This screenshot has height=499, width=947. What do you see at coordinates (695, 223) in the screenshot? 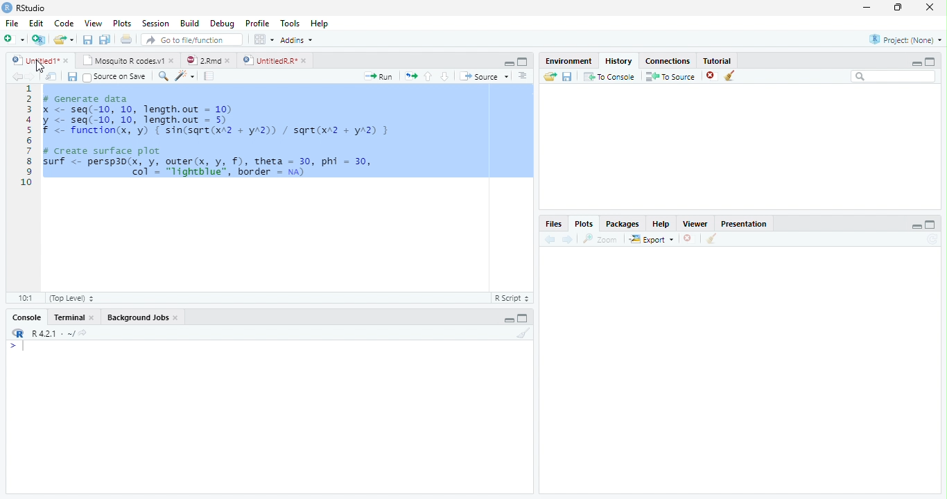
I see `Viewer` at bounding box center [695, 223].